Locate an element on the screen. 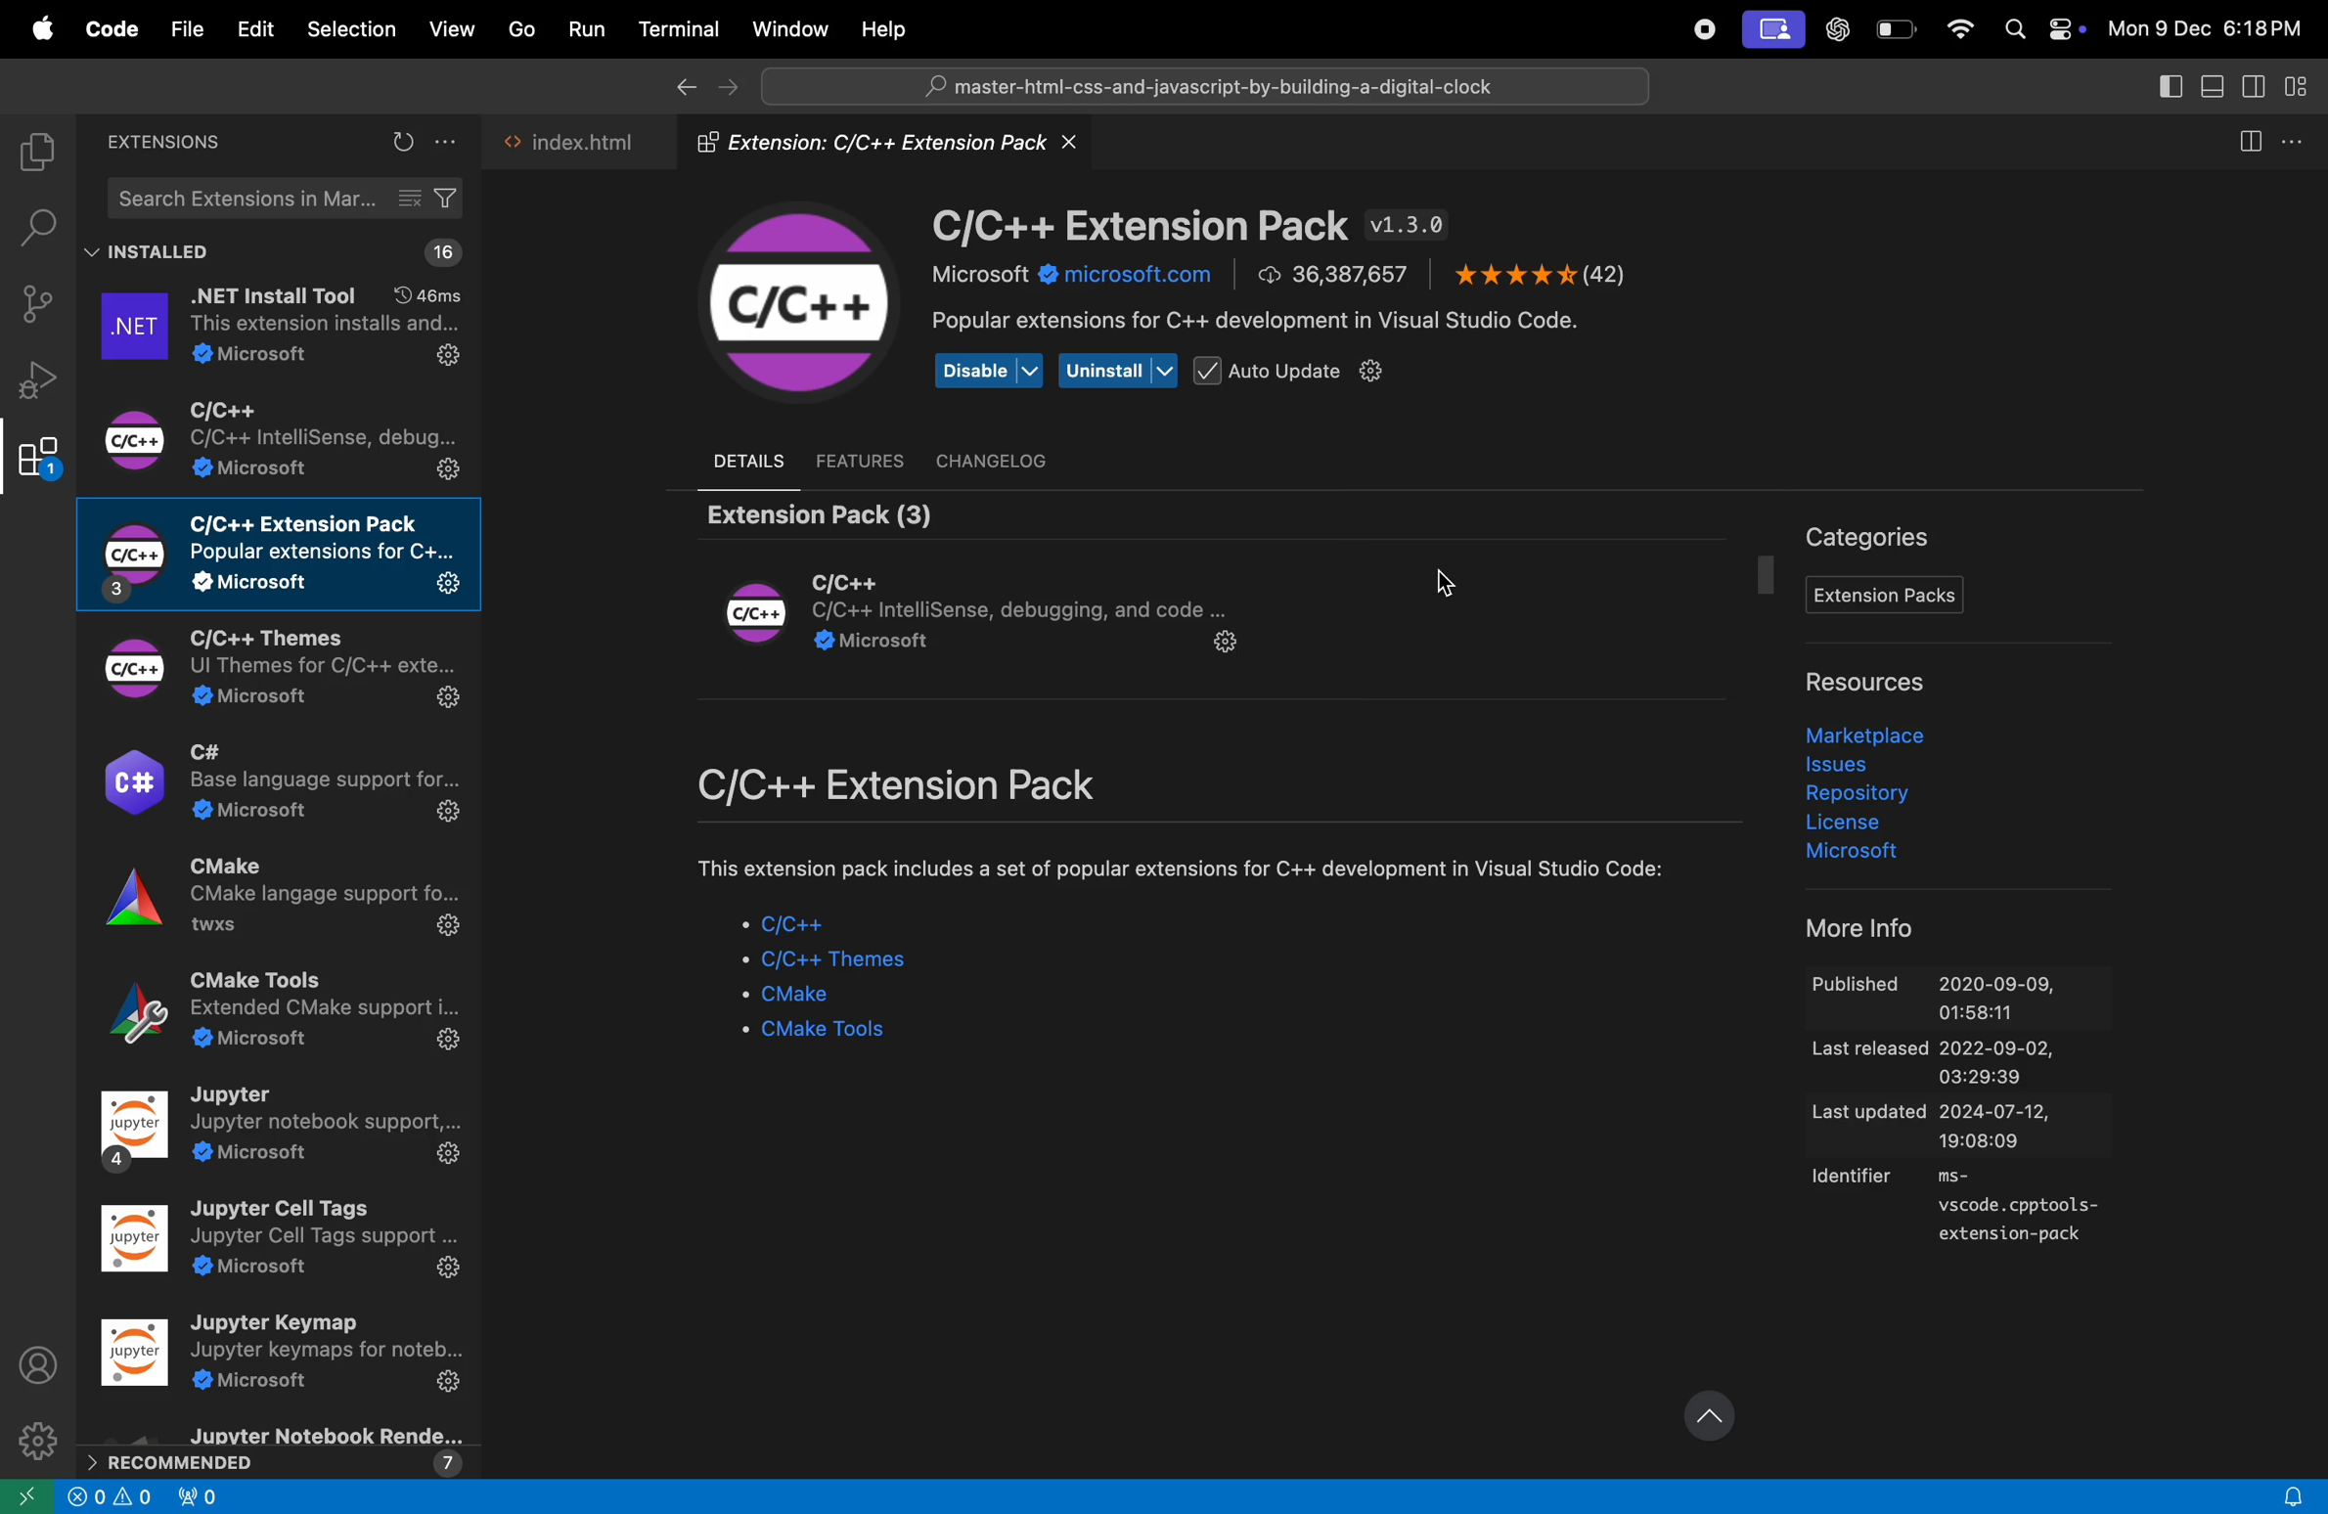 Image resolution: width=2328 pixels, height=1514 pixels. C# extensions is located at coordinates (279, 784).